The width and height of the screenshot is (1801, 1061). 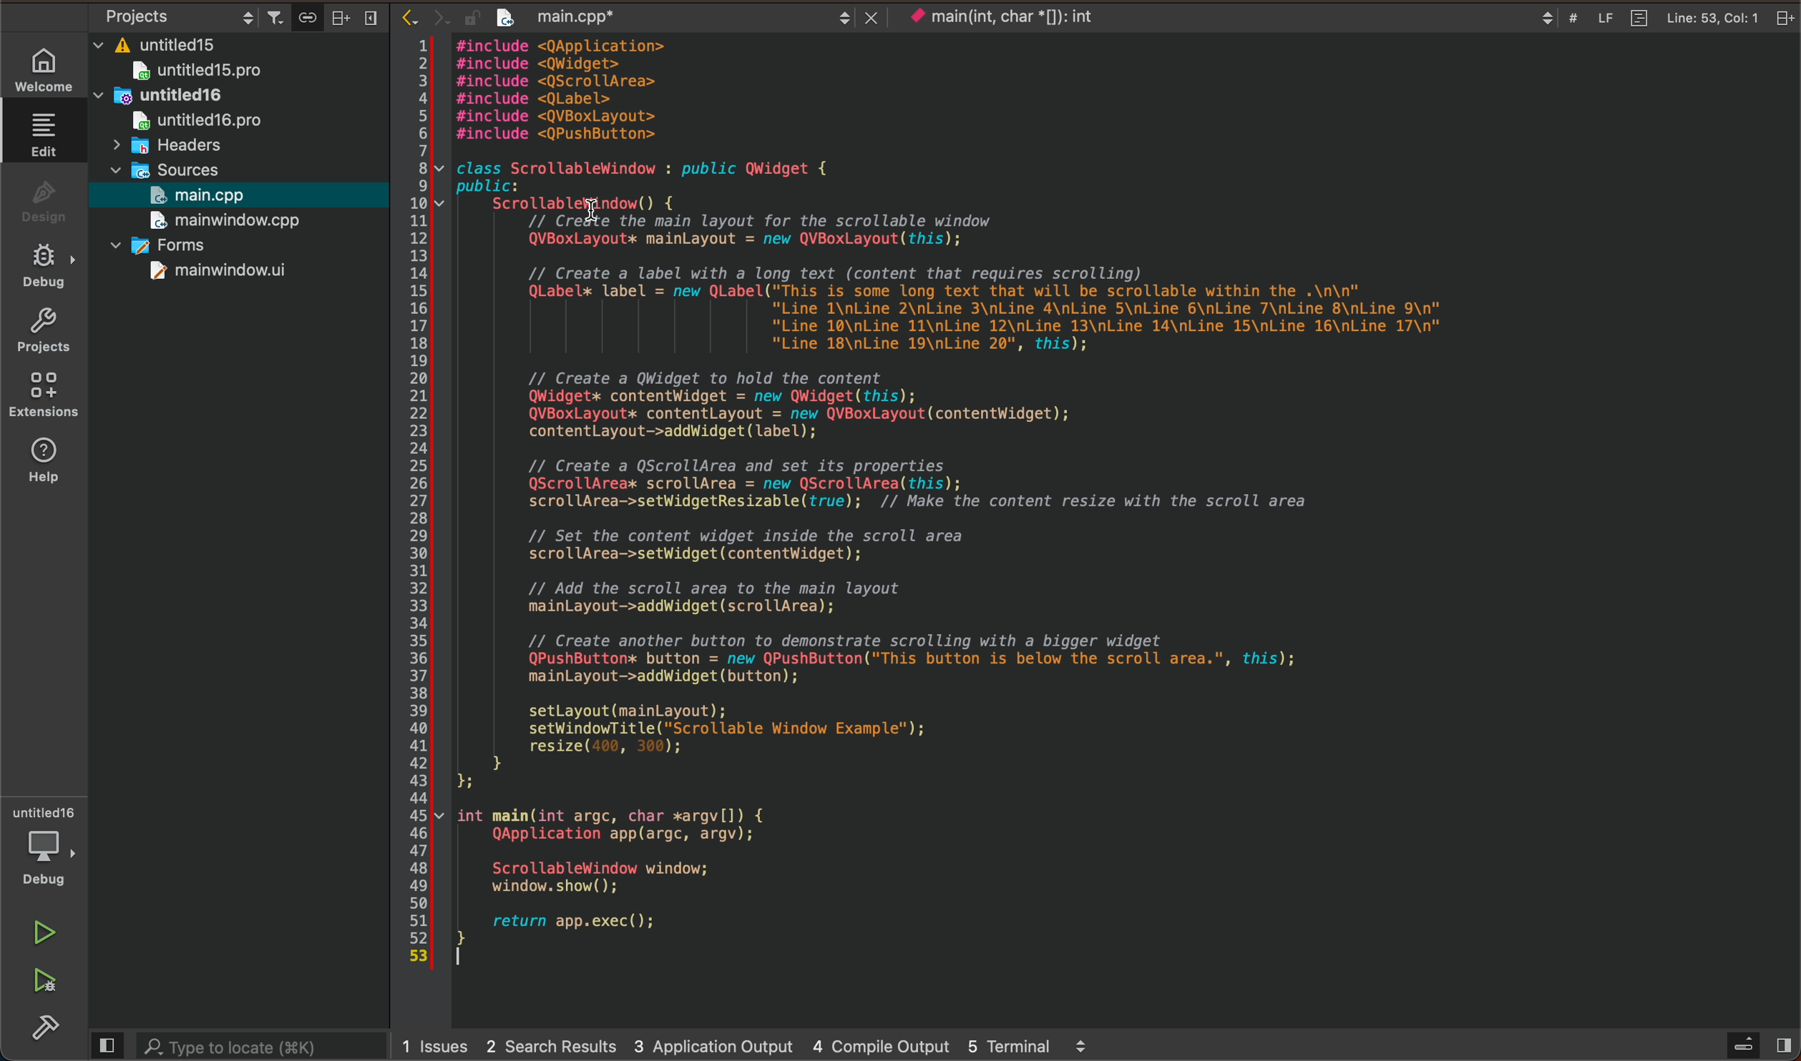 What do you see at coordinates (268, 1048) in the screenshot?
I see `search` at bounding box center [268, 1048].